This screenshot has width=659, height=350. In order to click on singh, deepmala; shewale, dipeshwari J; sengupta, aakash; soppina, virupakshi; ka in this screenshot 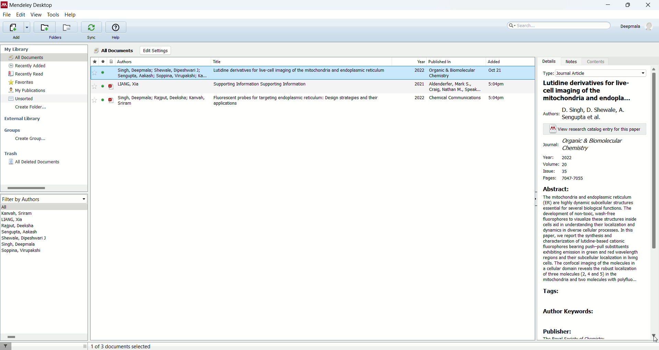, I will do `click(162, 73)`.